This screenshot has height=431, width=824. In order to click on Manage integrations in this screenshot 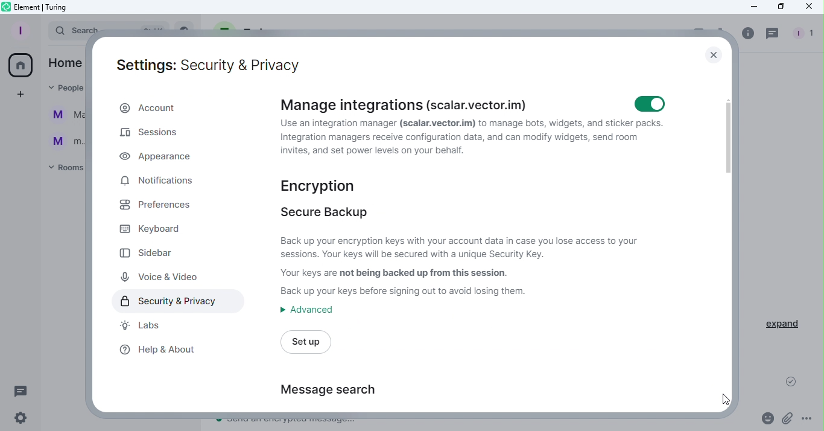, I will do `click(471, 140)`.